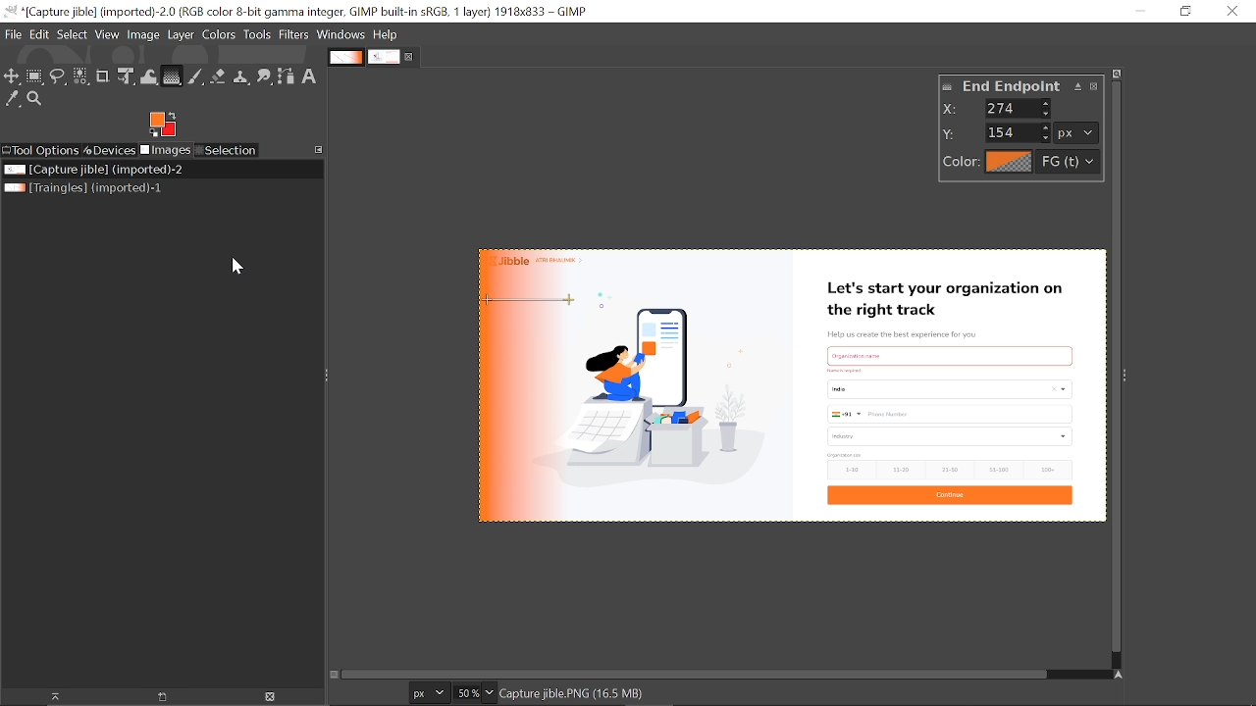 The width and height of the screenshot is (1256, 706). I want to click on zoom image when window size changes, so click(1118, 72).